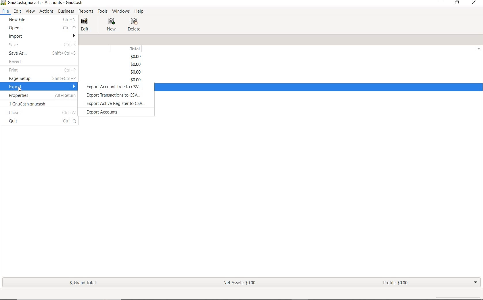  What do you see at coordinates (136, 64) in the screenshot?
I see `$0.00` at bounding box center [136, 64].